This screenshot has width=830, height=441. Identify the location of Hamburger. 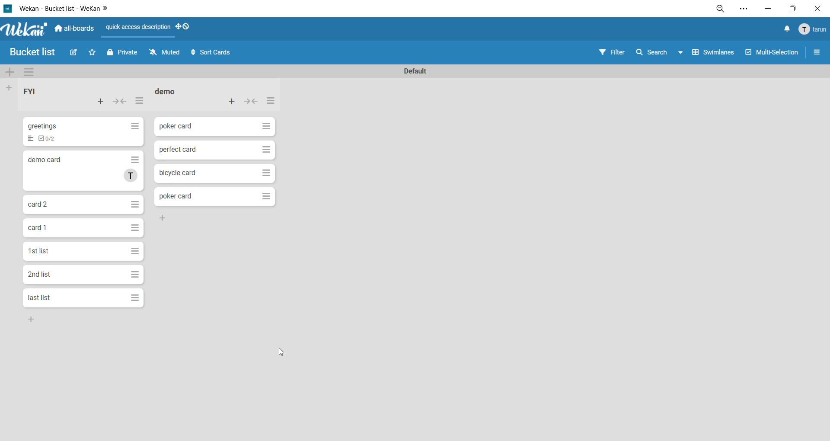
(266, 149).